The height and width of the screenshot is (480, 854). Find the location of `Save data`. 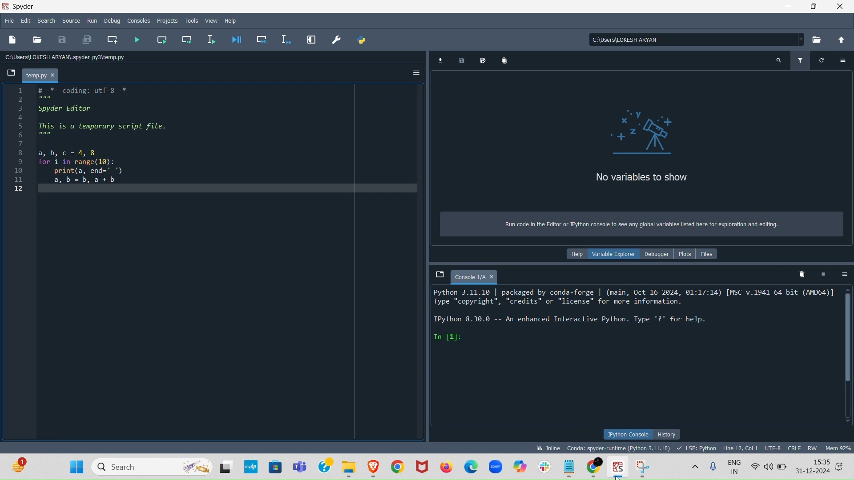

Save data is located at coordinates (460, 61).